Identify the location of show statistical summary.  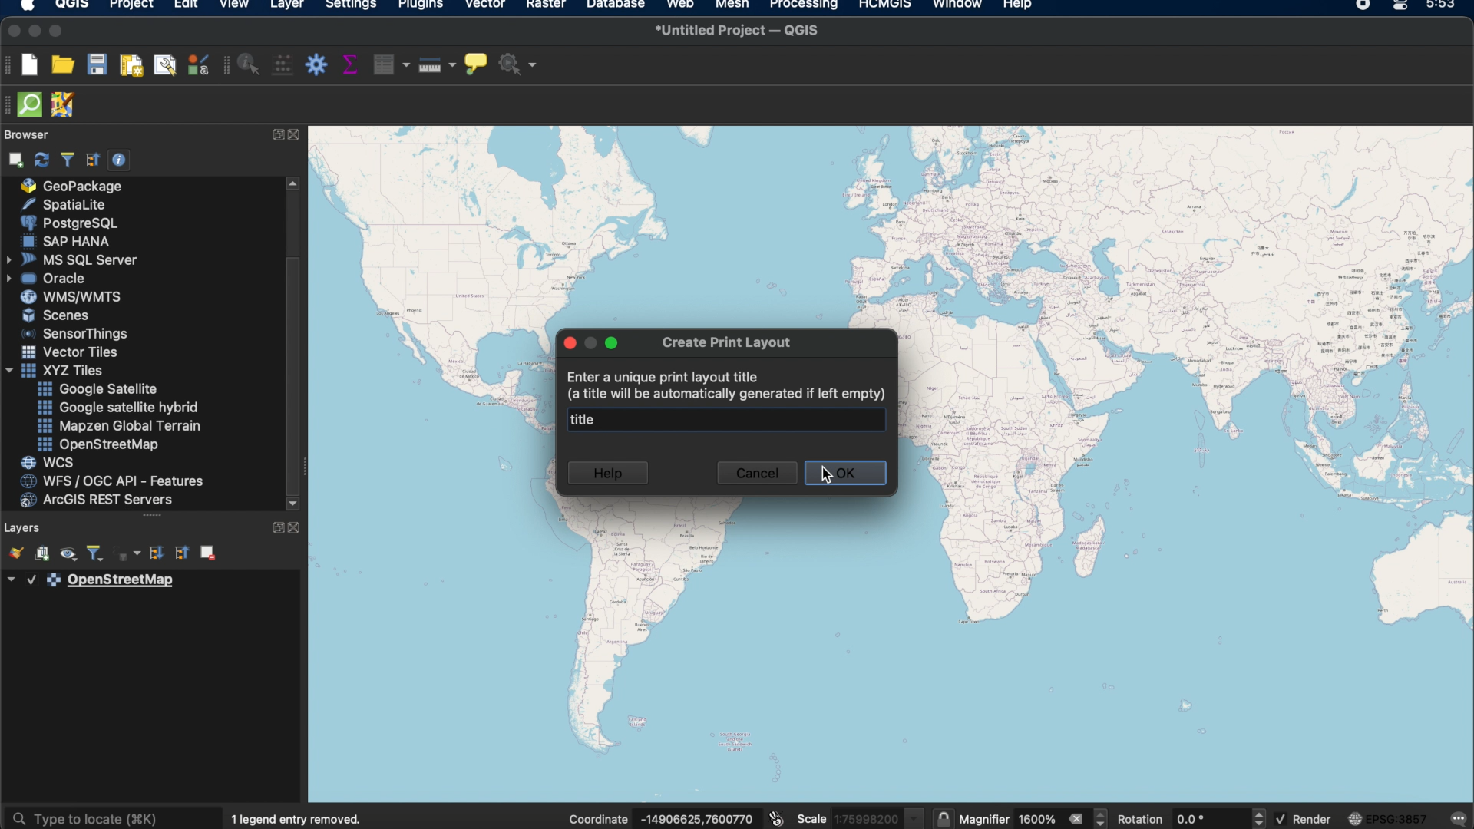
(349, 62).